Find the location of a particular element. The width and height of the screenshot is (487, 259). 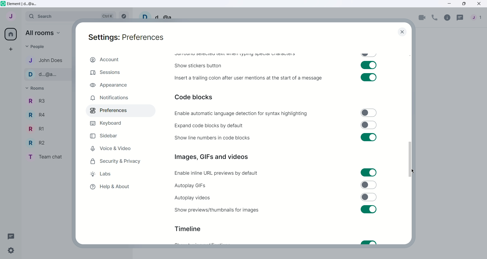

Toggle switch on for sure previews/thumbnails for images is located at coordinates (368, 209).